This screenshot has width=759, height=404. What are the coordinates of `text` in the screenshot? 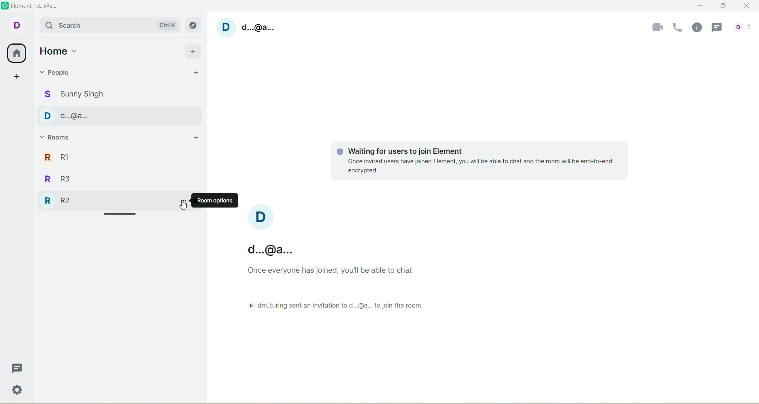 It's located at (483, 161).